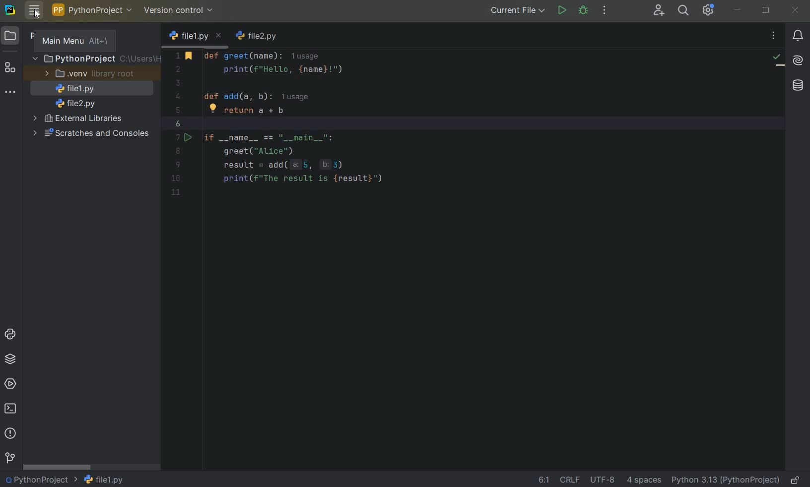  Describe the element at coordinates (708, 10) in the screenshot. I see `ide and projectsettings` at that location.